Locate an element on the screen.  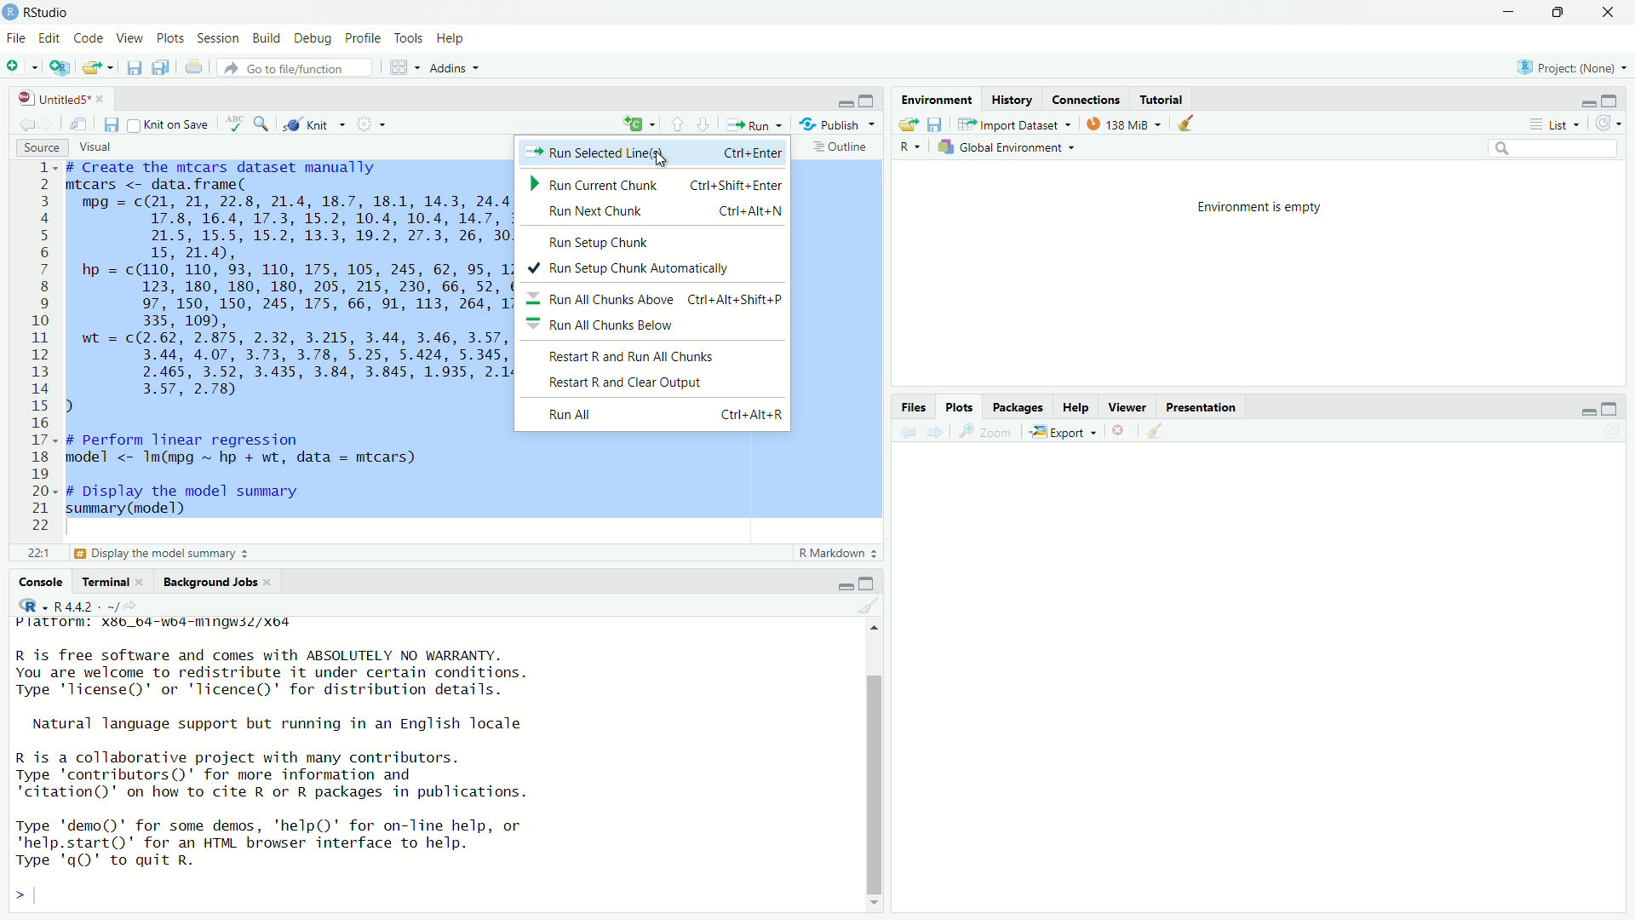
maximize is located at coordinates (868, 101).